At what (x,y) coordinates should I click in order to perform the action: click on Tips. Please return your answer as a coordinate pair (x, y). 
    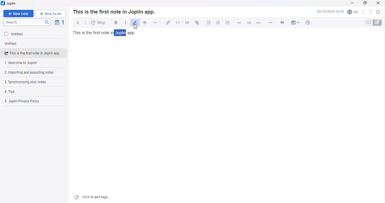
    Looking at the image, I should click on (26, 92).